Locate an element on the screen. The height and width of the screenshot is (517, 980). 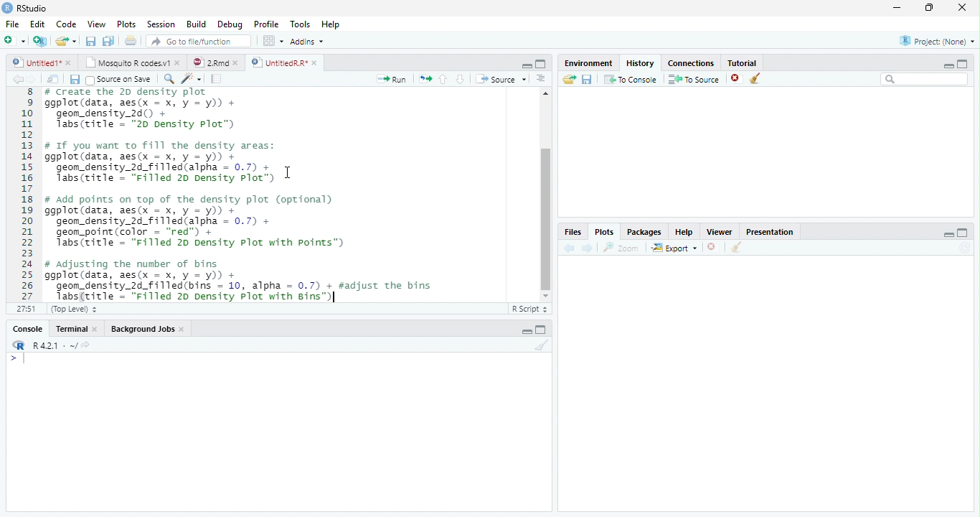
Viewer is located at coordinates (718, 231).